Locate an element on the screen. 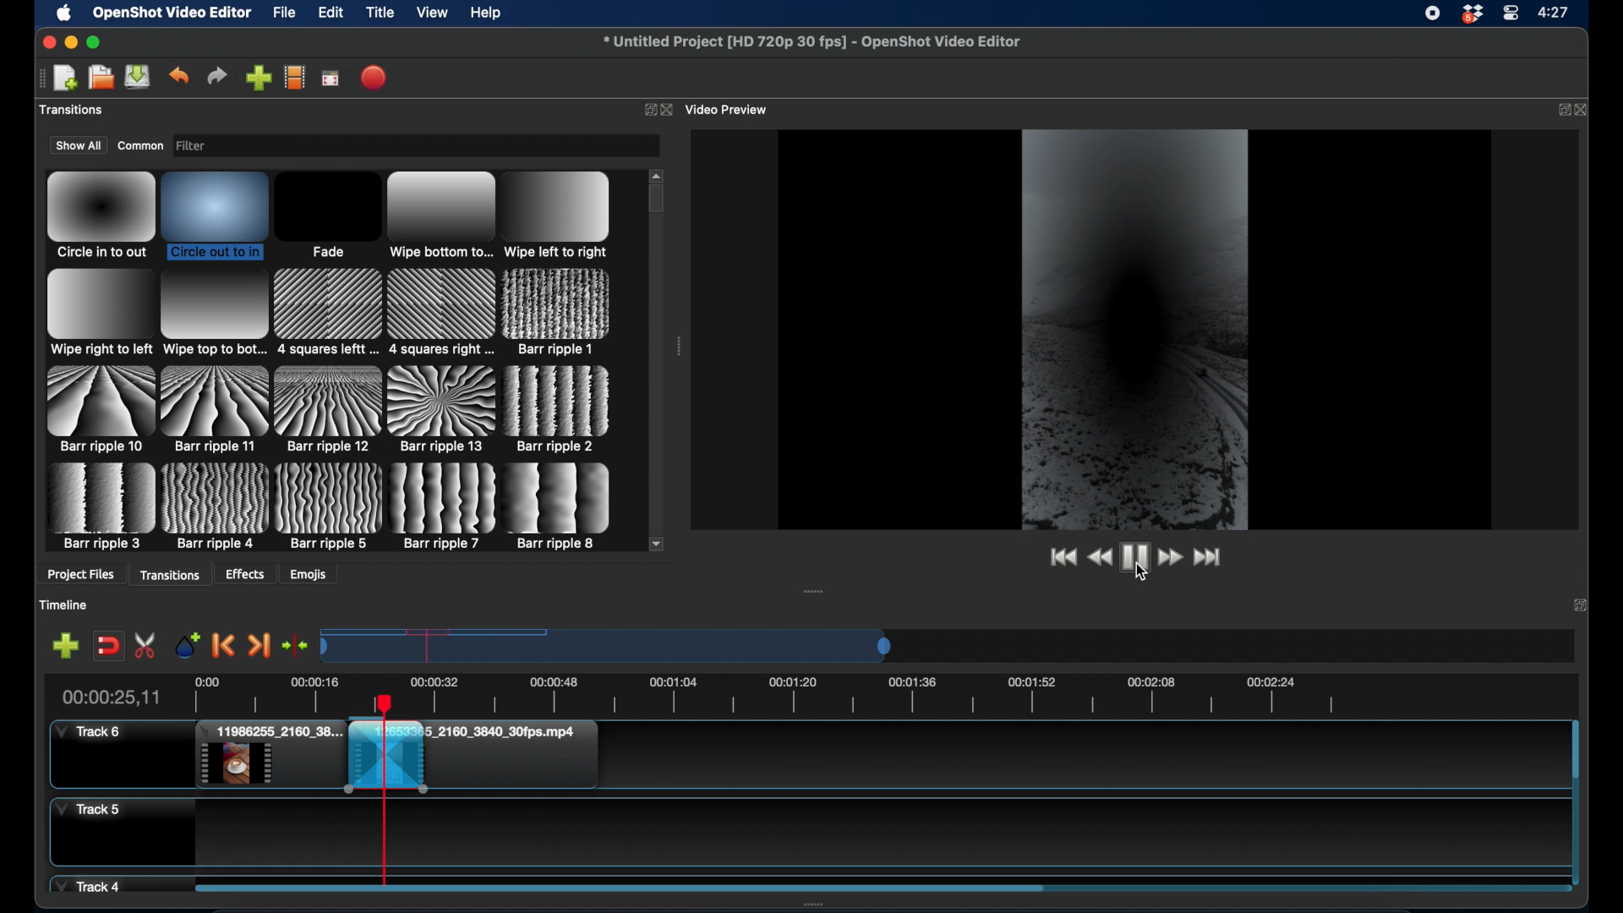 This screenshot has width=1623, height=913. fast forward is located at coordinates (1169, 557).